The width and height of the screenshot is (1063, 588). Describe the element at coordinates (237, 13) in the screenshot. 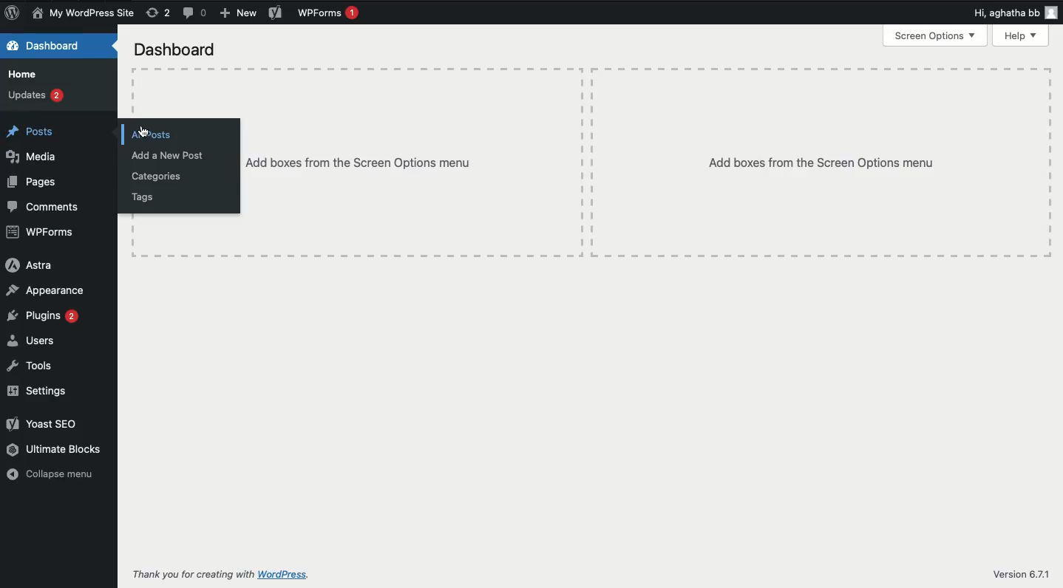

I see `Add new` at that location.